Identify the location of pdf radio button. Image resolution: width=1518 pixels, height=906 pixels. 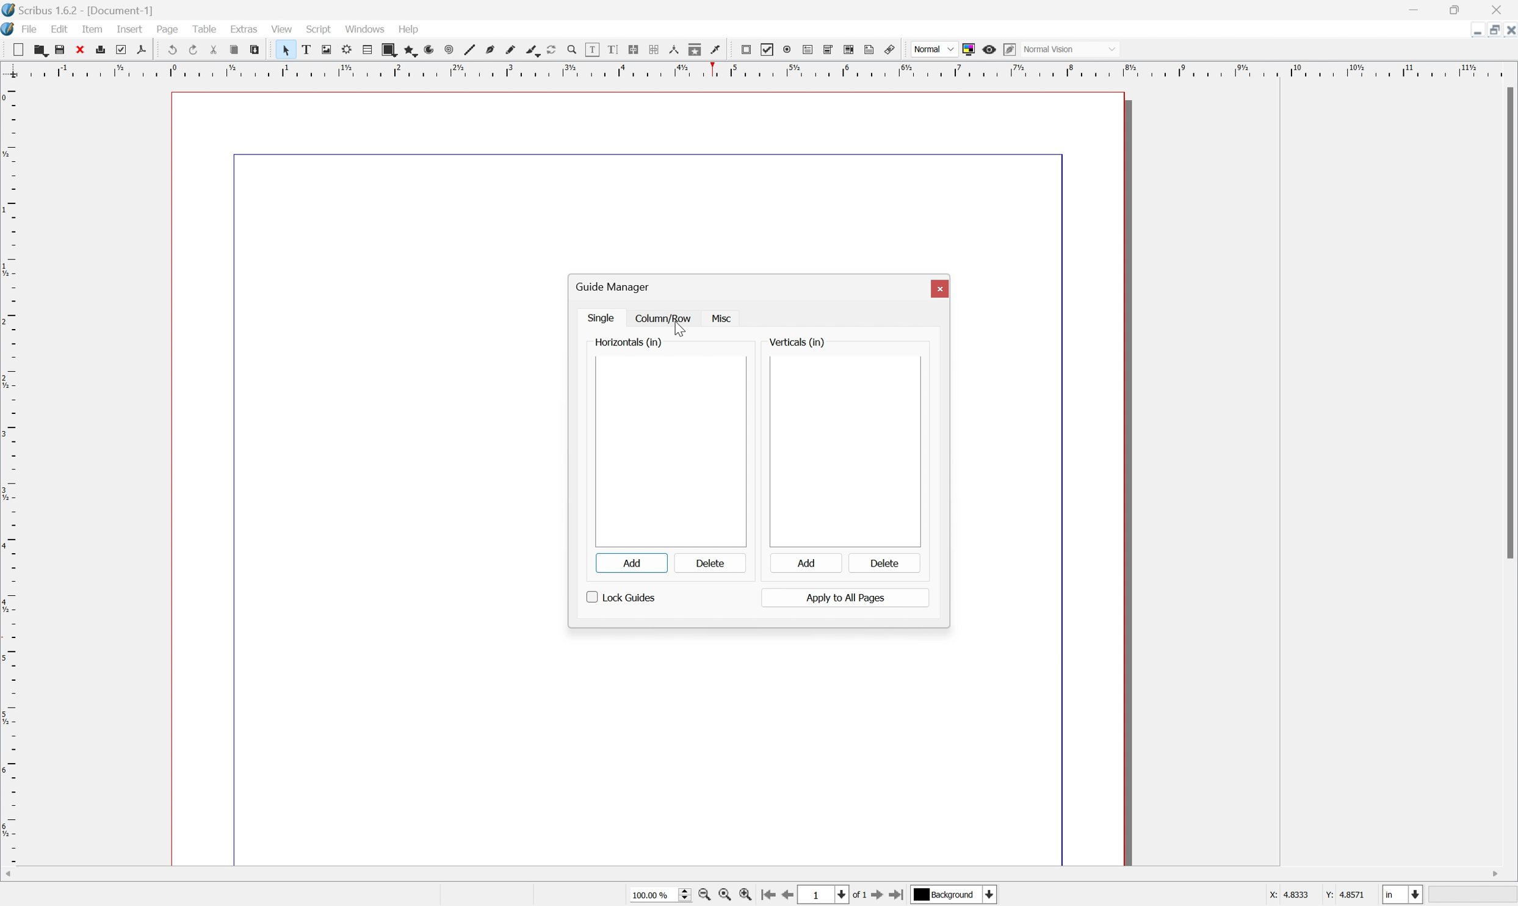
(788, 49).